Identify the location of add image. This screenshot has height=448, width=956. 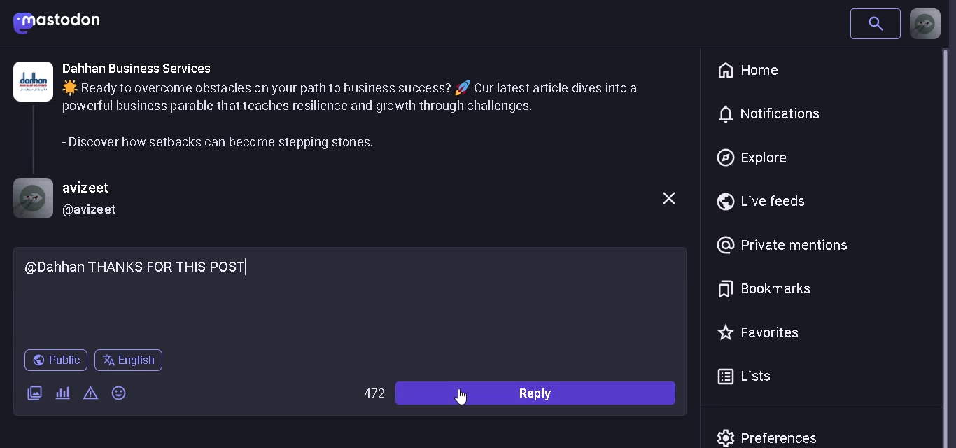
(35, 391).